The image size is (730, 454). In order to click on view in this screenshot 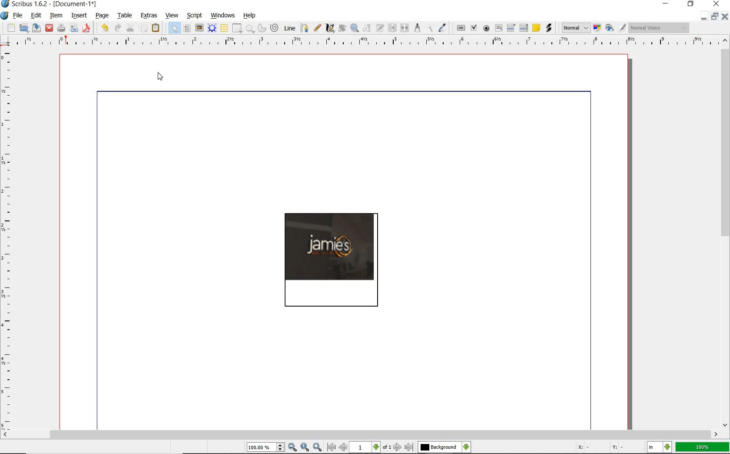, I will do `click(173, 16)`.